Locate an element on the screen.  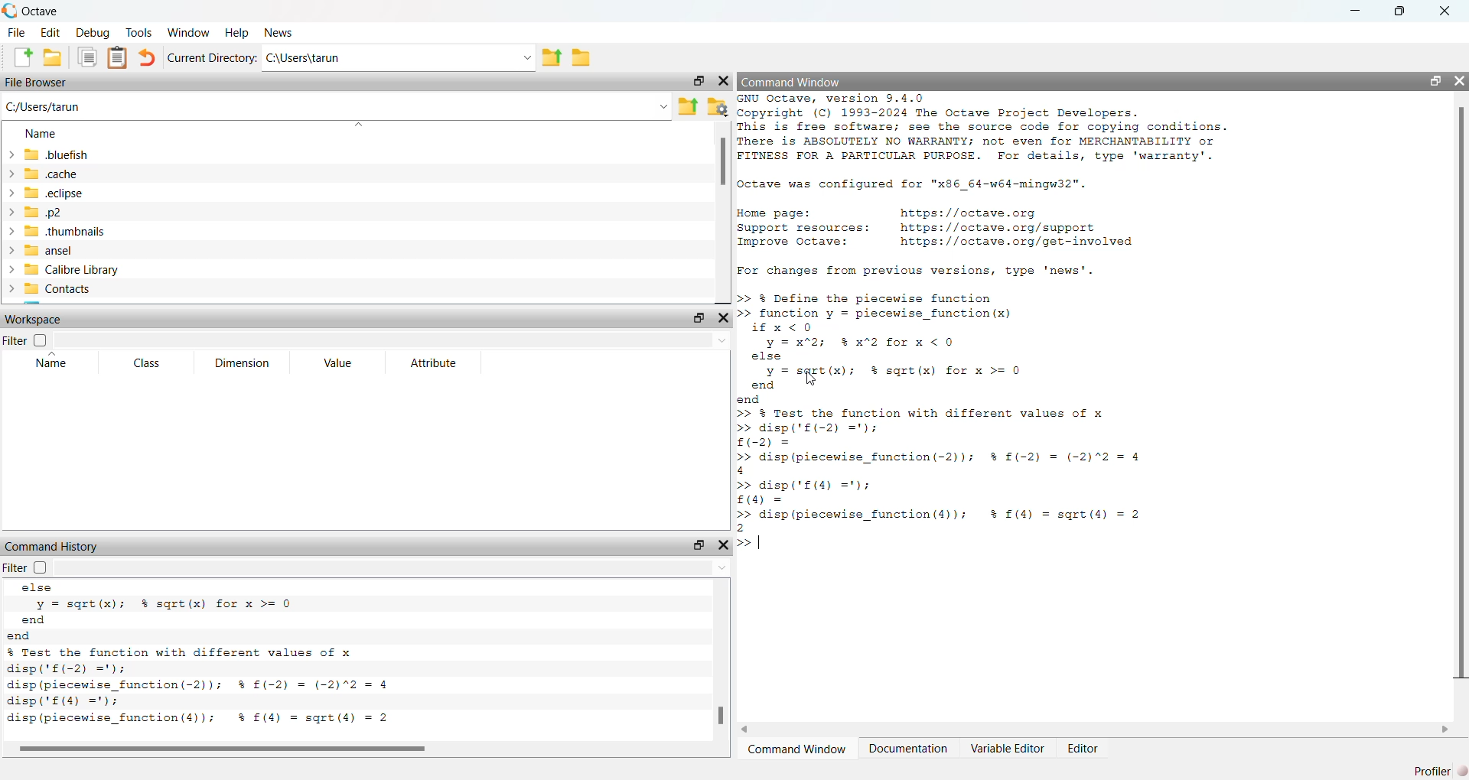
Maximize/Restore is located at coordinates (1429, 80).